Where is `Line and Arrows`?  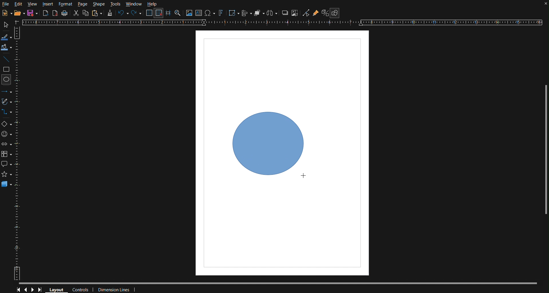 Line and Arrows is located at coordinates (7, 92).